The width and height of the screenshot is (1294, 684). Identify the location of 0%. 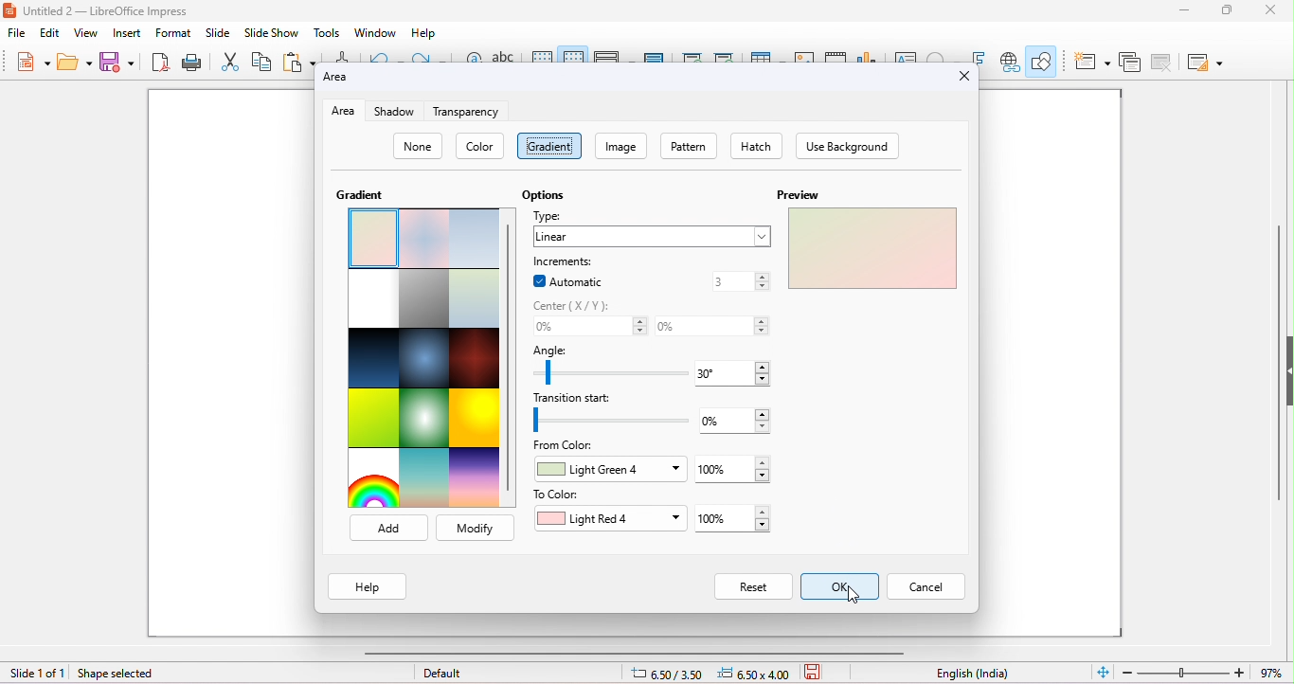
(710, 326).